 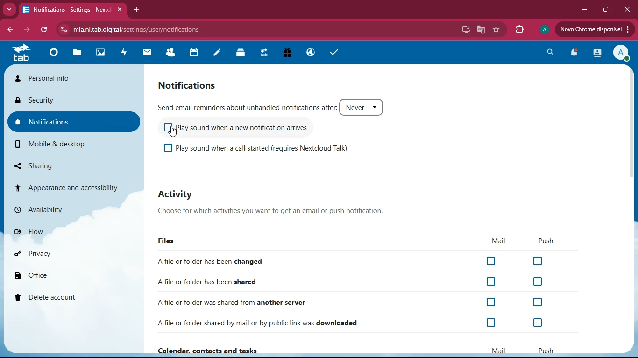 What do you see at coordinates (548, 241) in the screenshot?
I see `push` at bounding box center [548, 241].